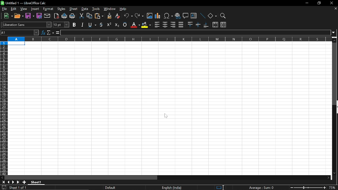 This screenshot has width=338, height=190. Describe the element at coordinates (172, 188) in the screenshot. I see `current language` at that location.